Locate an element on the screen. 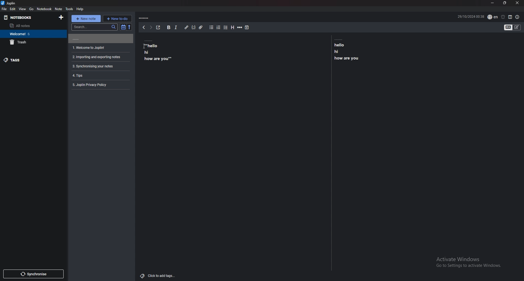  tools is located at coordinates (70, 9).